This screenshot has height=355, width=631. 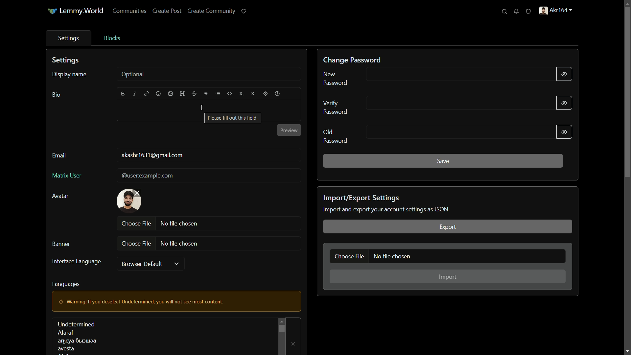 What do you see at coordinates (149, 176) in the screenshot?
I see `@userexample.com` at bounding box center [149, 176].